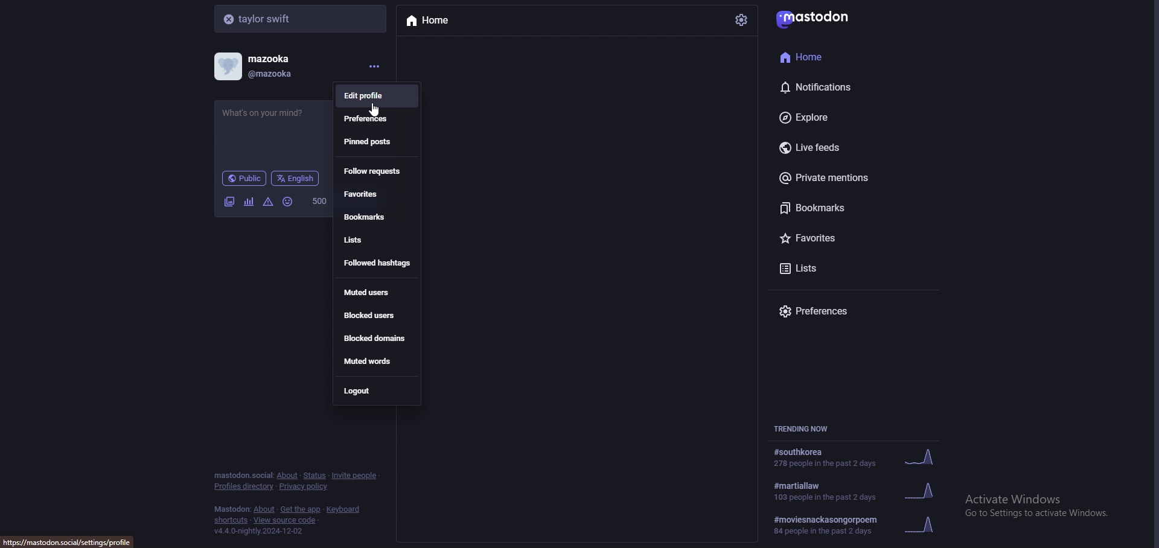  I want to click on followed hashtags, so click(377, 263).